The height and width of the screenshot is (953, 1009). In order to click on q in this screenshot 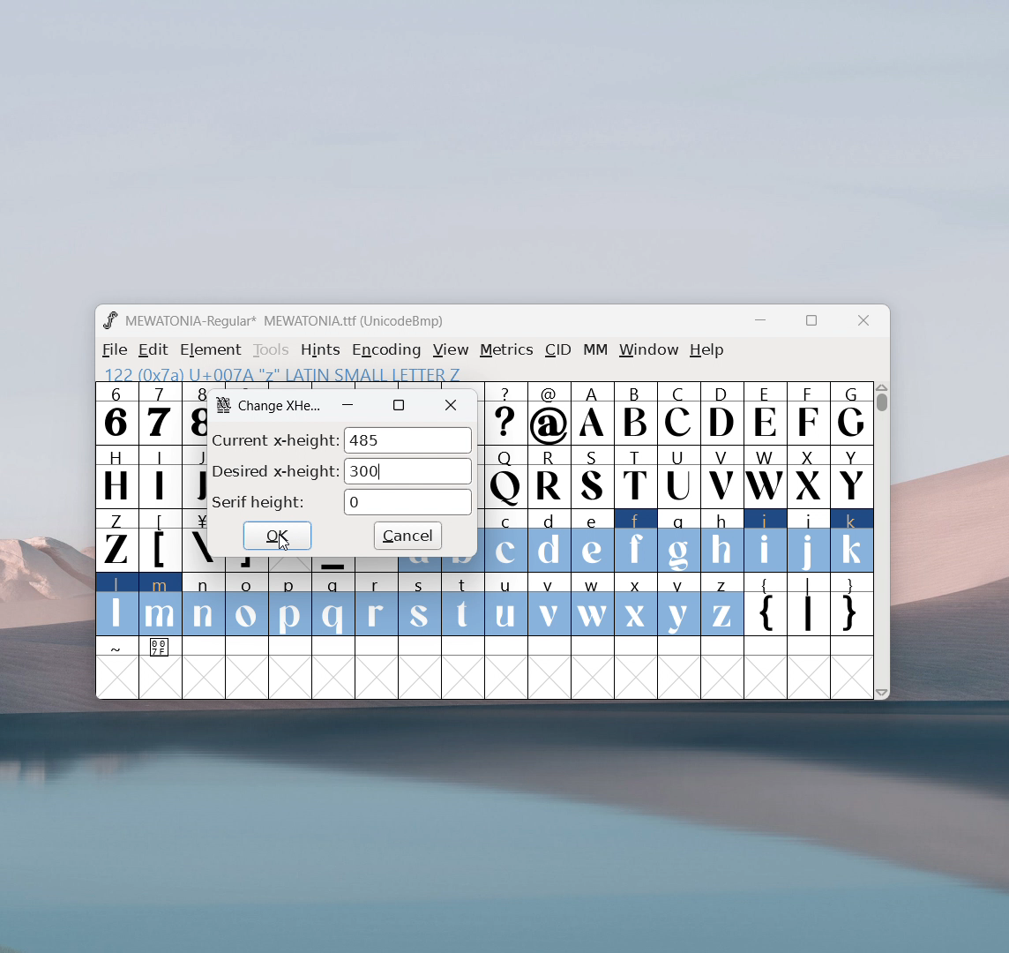, I will do `click(333, 605)`.